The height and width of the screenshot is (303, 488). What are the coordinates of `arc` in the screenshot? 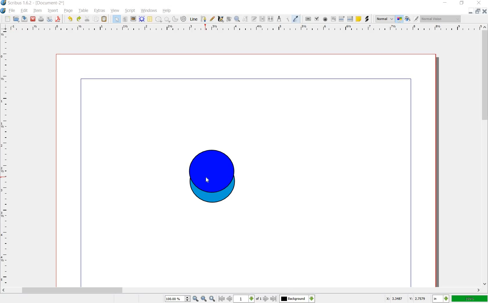 It's located at (175, 20).